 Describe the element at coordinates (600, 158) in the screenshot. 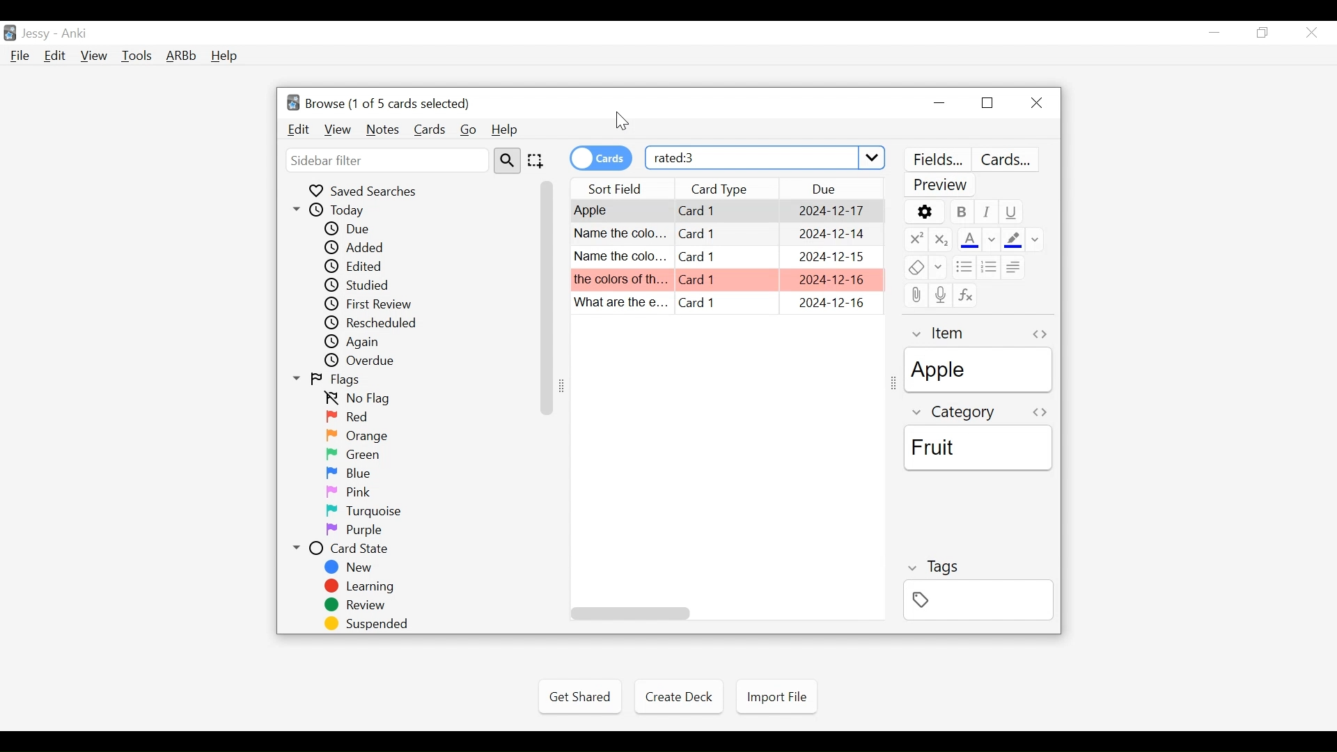

I see `Toggle Cards/Notes` at that location.